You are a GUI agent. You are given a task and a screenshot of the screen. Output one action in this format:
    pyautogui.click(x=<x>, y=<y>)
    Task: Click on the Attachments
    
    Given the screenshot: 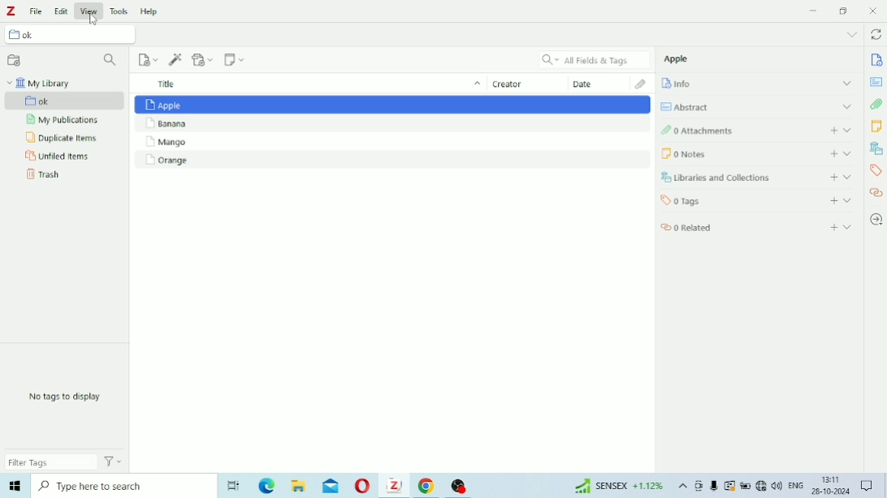 What is the action you would take?
    pyautogui.click(x=877, y=105)
    